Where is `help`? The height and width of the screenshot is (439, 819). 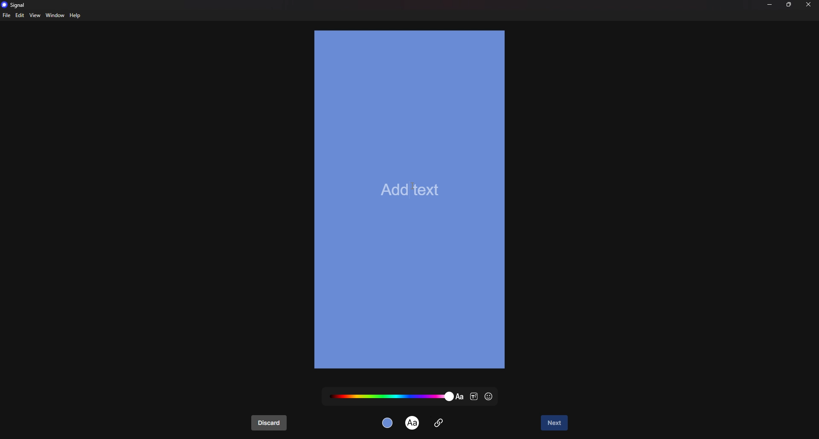
help is located at coordinates (76, 15).